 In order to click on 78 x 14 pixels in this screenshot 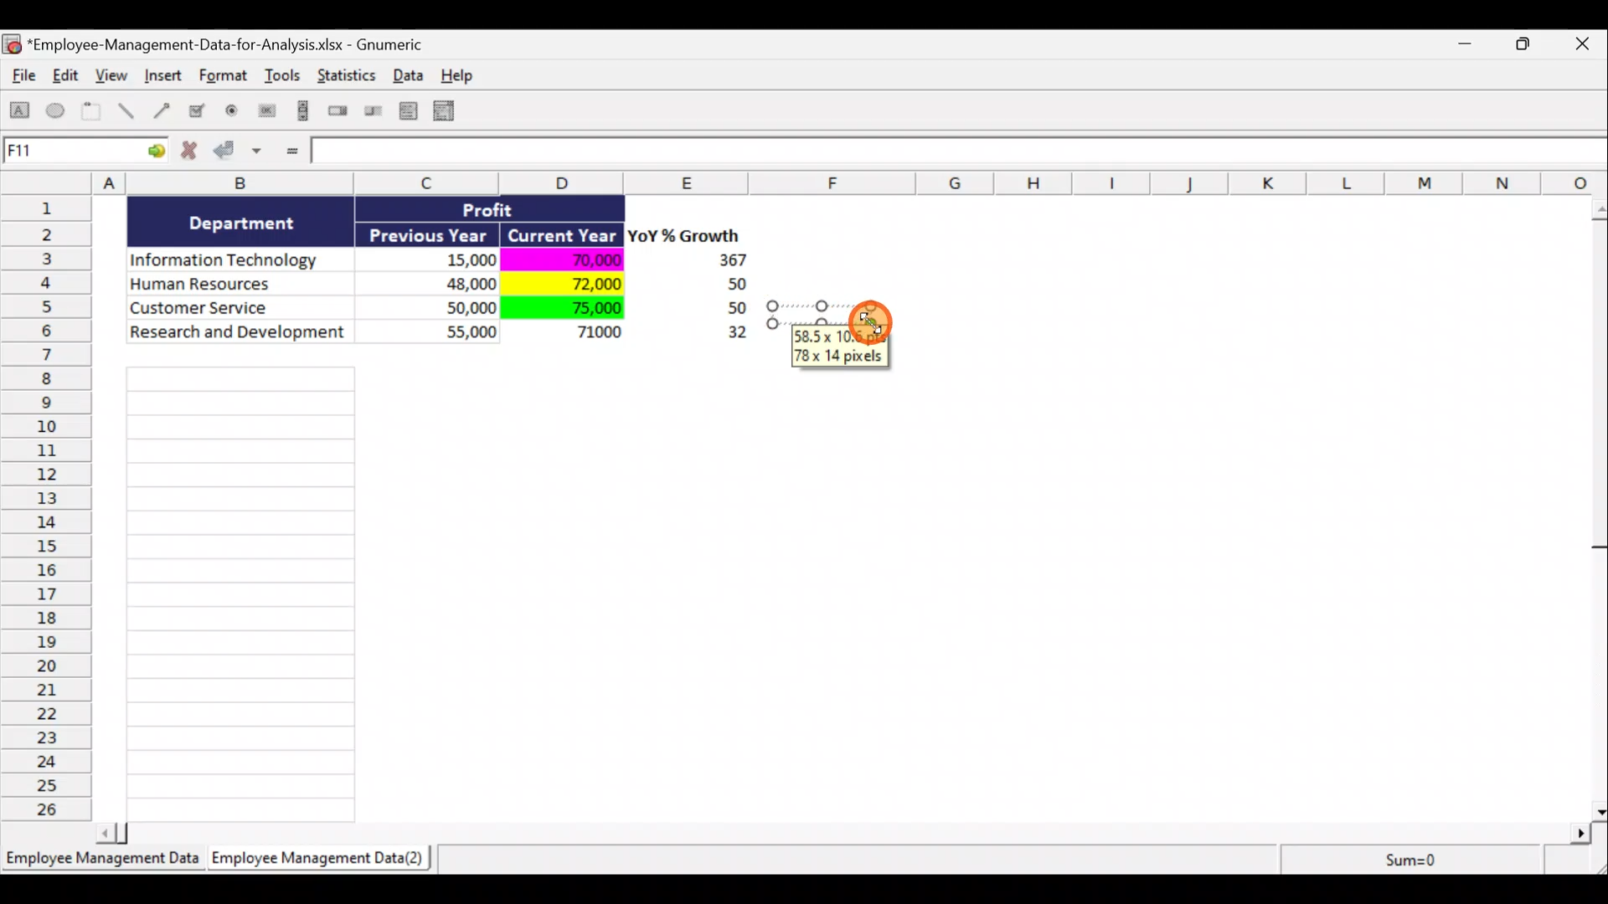, I will do `click(841, 357)`.